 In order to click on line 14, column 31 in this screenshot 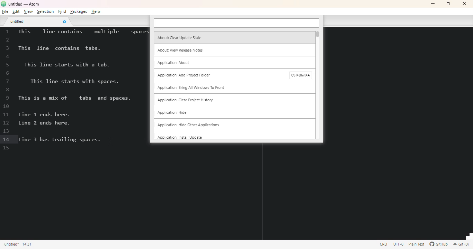, I will do `click(27, 245)`.